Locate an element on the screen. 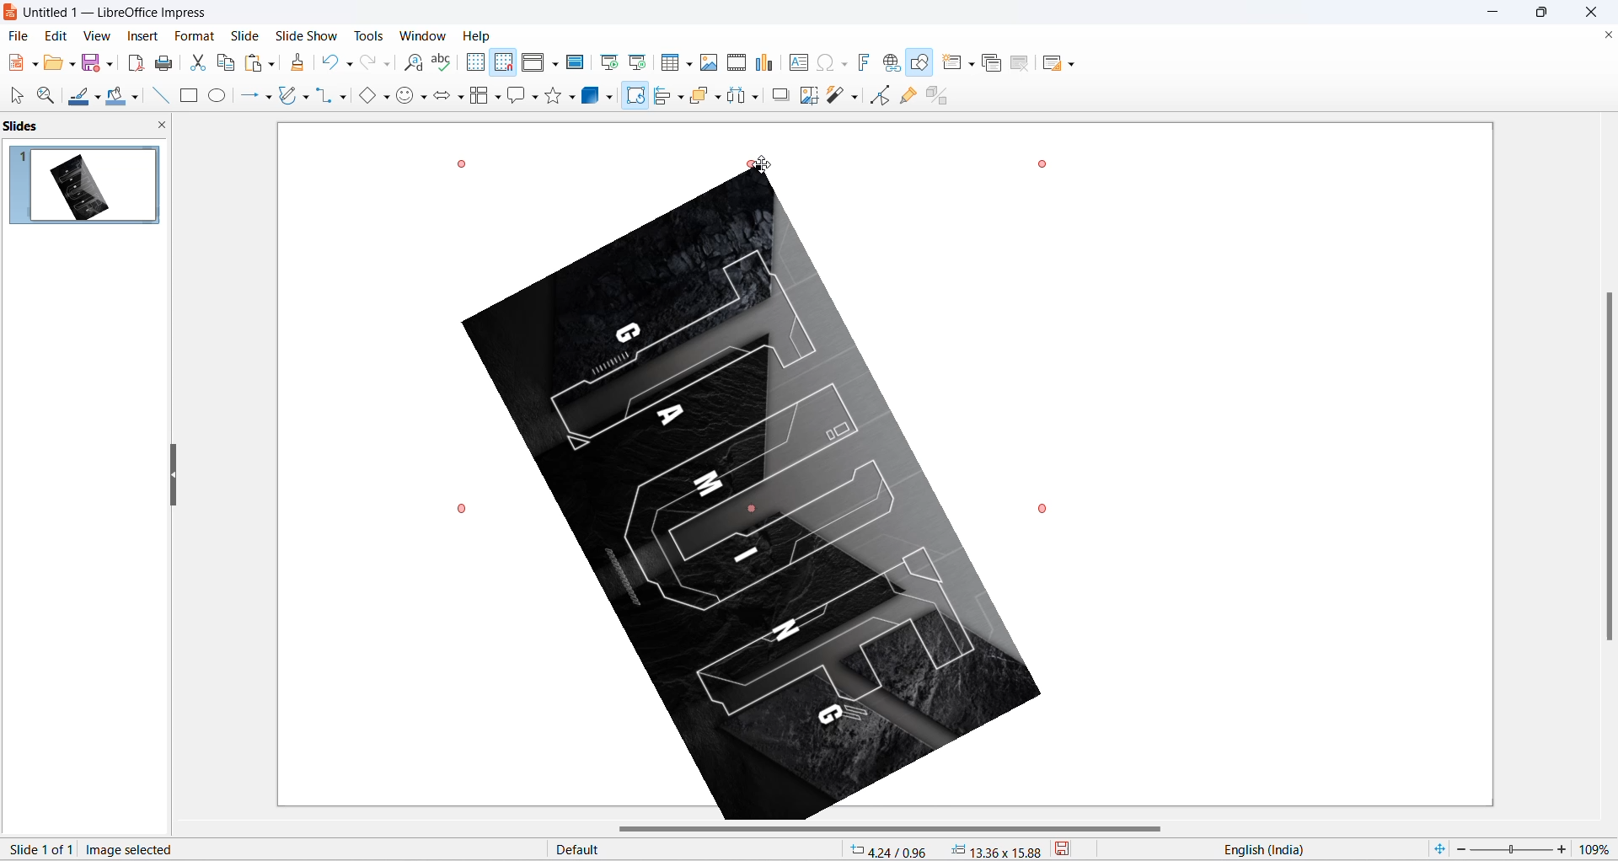 Image resolution: width=1618 pixels, height=861 pixels. filter options is located at coordinates (854, 96).